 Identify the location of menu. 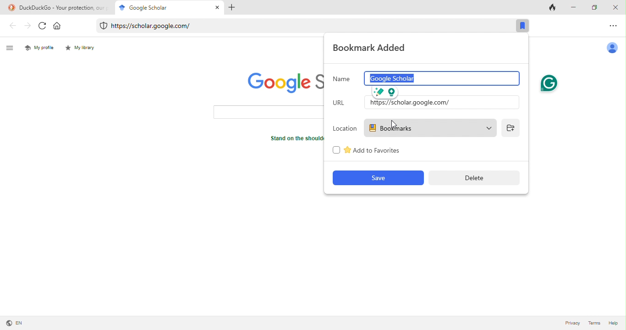
(11, 48).